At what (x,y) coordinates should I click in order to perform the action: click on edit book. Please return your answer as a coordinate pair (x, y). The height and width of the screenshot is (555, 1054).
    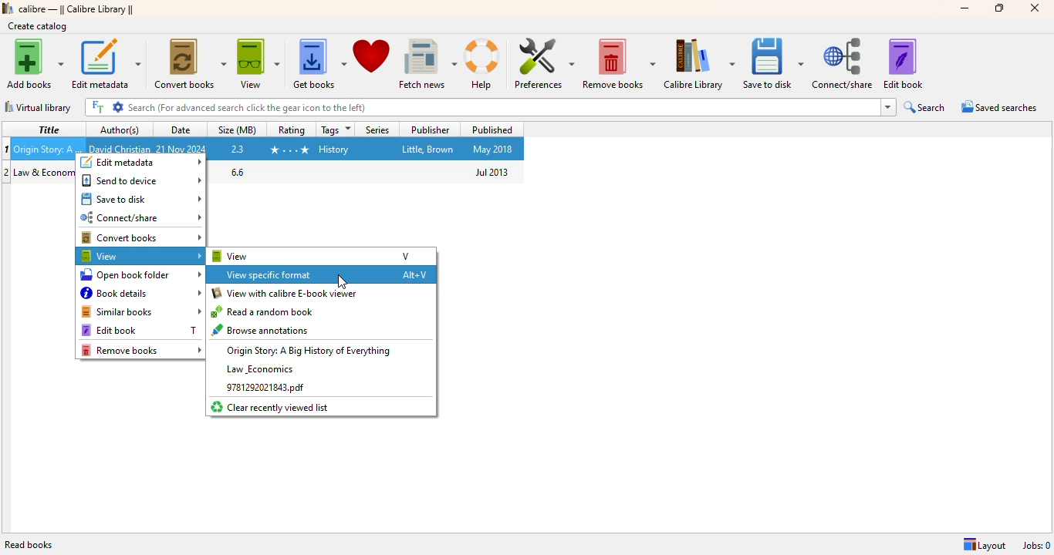
    Looking at the image, I should click on (903, 64).